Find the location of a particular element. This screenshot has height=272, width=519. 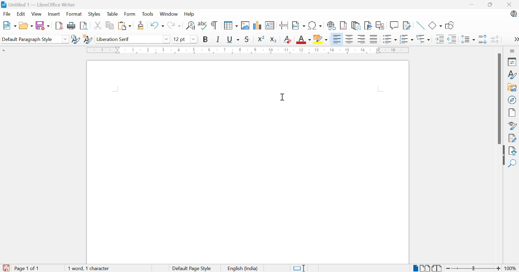

Toggle Unordered List is located at coordinates (390, 39).